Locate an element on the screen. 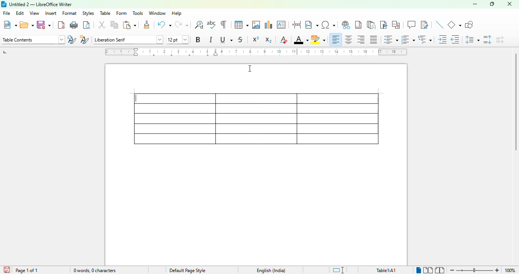 Image resolution: width=519 pixels, height=274 pixels. underline is located at coordinates (226, 40).